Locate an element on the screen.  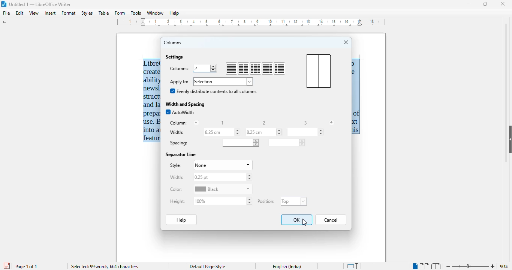
color:  is located at coordinates (176, 189).